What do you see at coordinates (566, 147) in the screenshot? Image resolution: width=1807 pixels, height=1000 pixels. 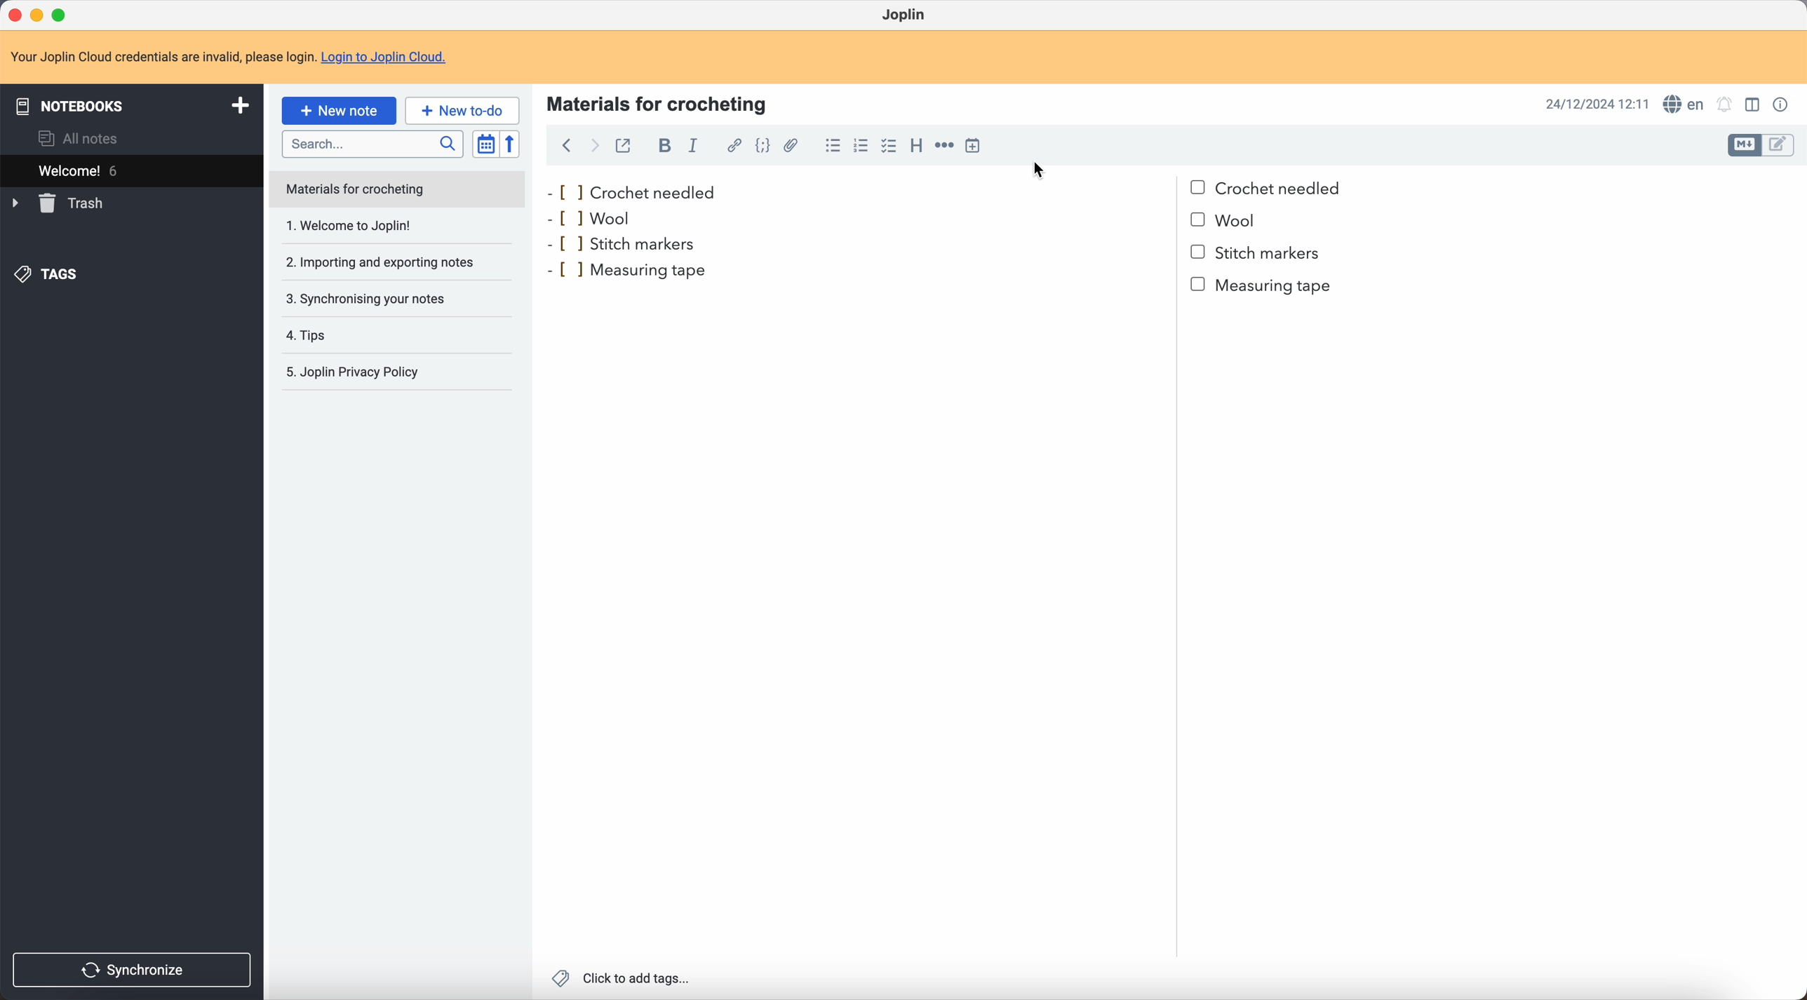 I see `back` at bounding box center [566, 147].